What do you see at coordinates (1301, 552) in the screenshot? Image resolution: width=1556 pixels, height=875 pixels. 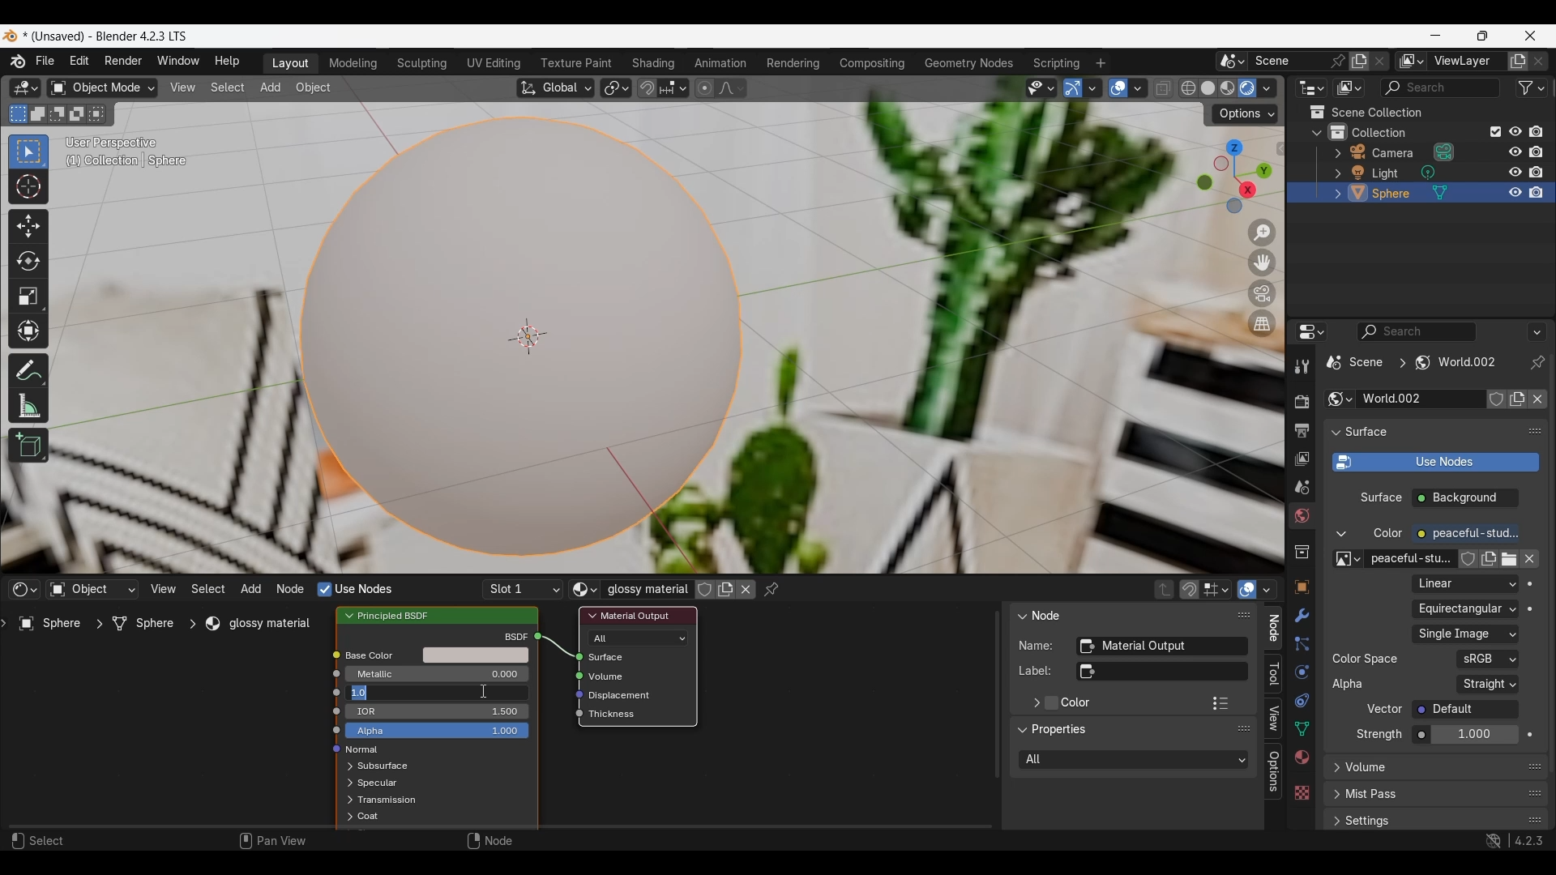 I see `Collection properties` at bounding box center [1301, 552].